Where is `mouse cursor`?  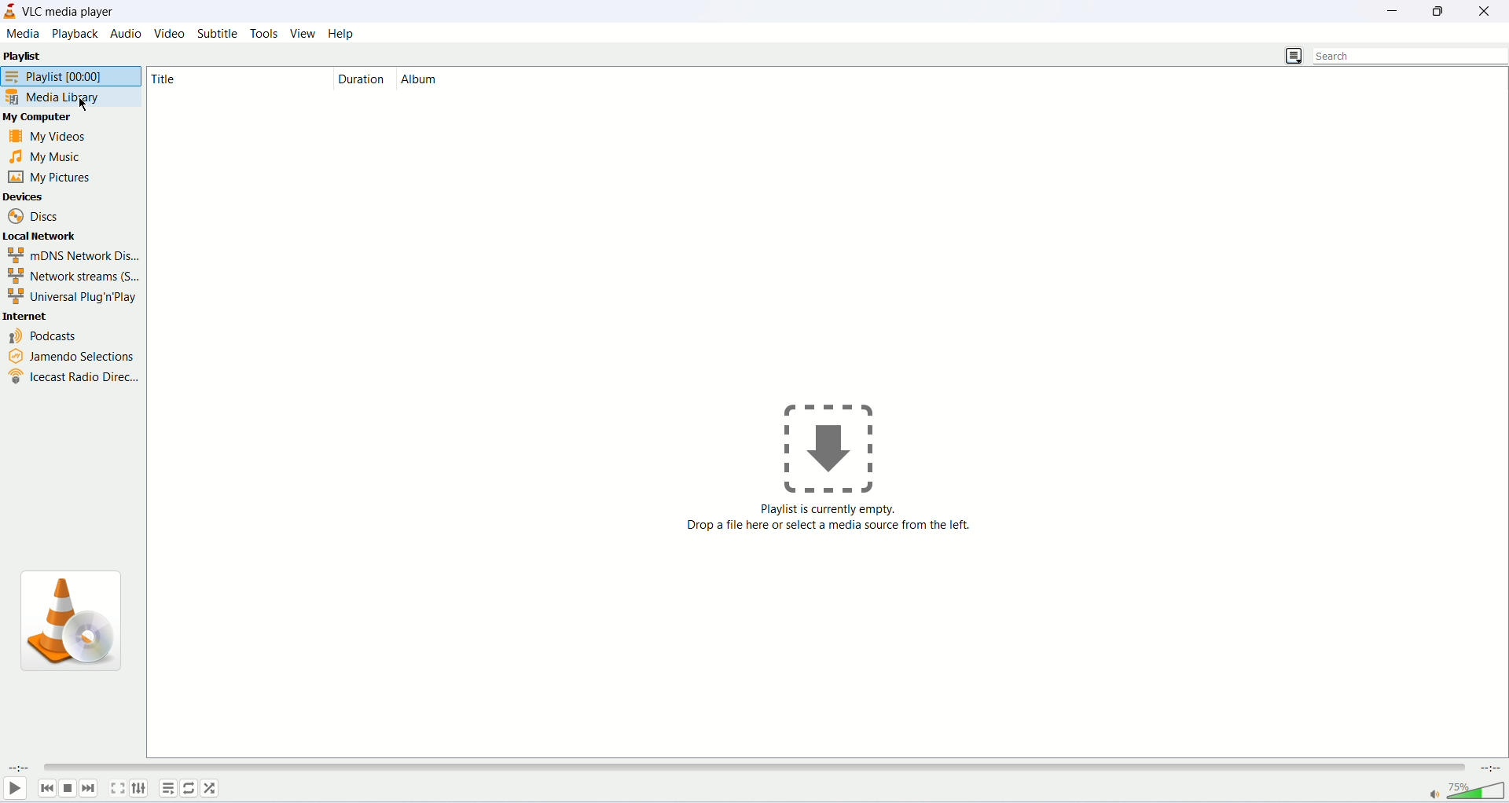
mouse cursor is located at coordinates (83, 104).